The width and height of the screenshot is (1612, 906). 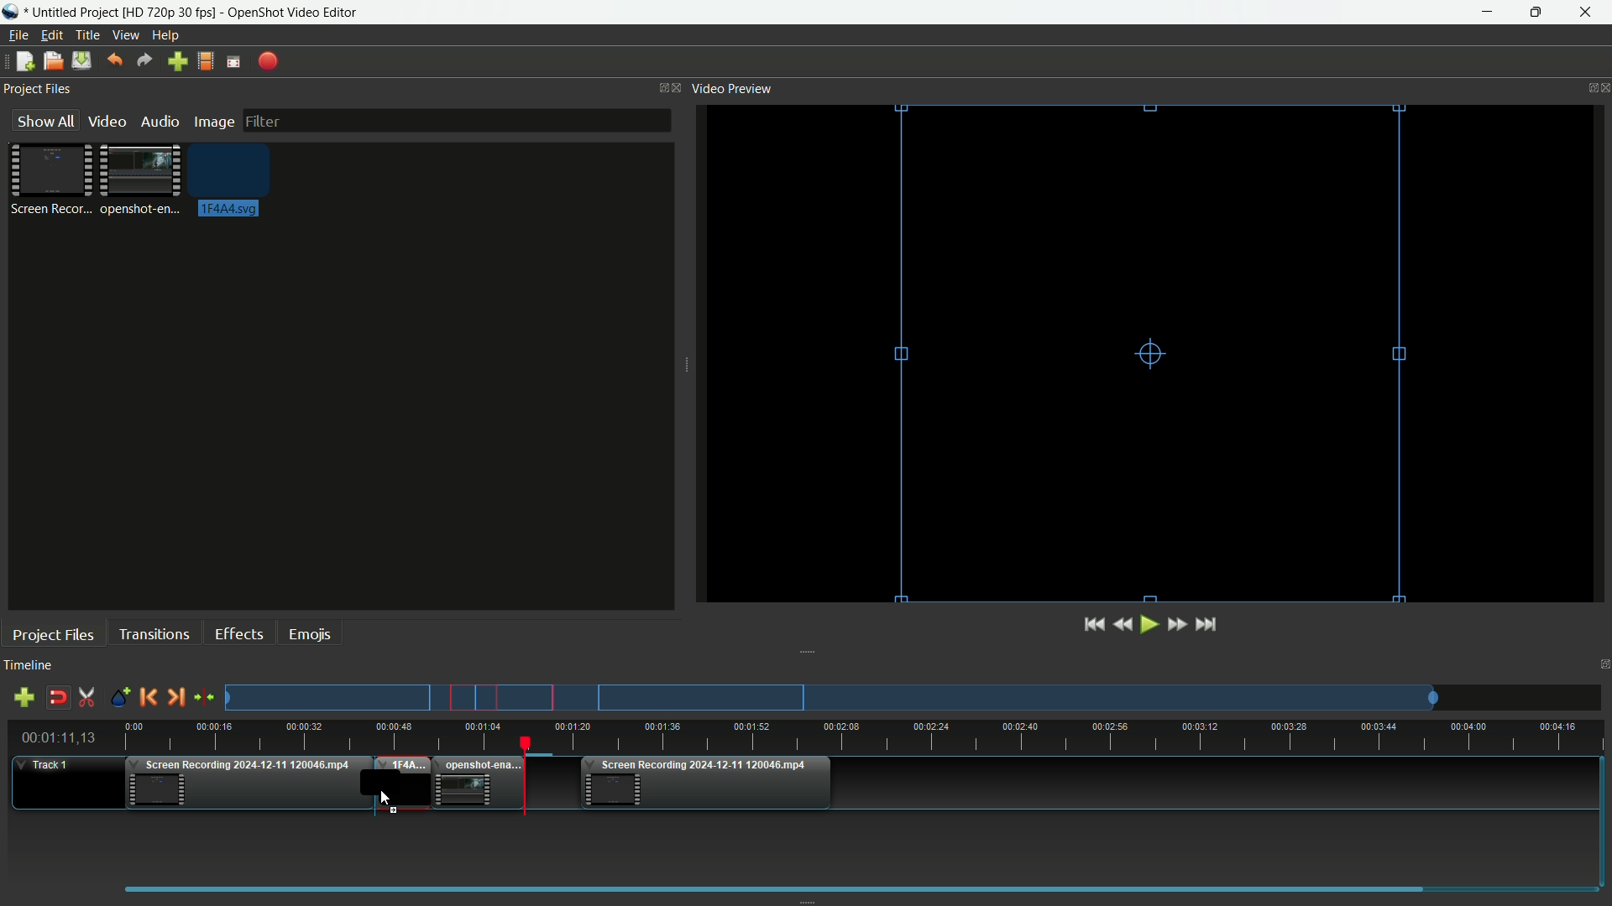 What do you see at coordinates (60, 698) in the screenshot?
I see `Disable snap` at bounding box center [60, 698].